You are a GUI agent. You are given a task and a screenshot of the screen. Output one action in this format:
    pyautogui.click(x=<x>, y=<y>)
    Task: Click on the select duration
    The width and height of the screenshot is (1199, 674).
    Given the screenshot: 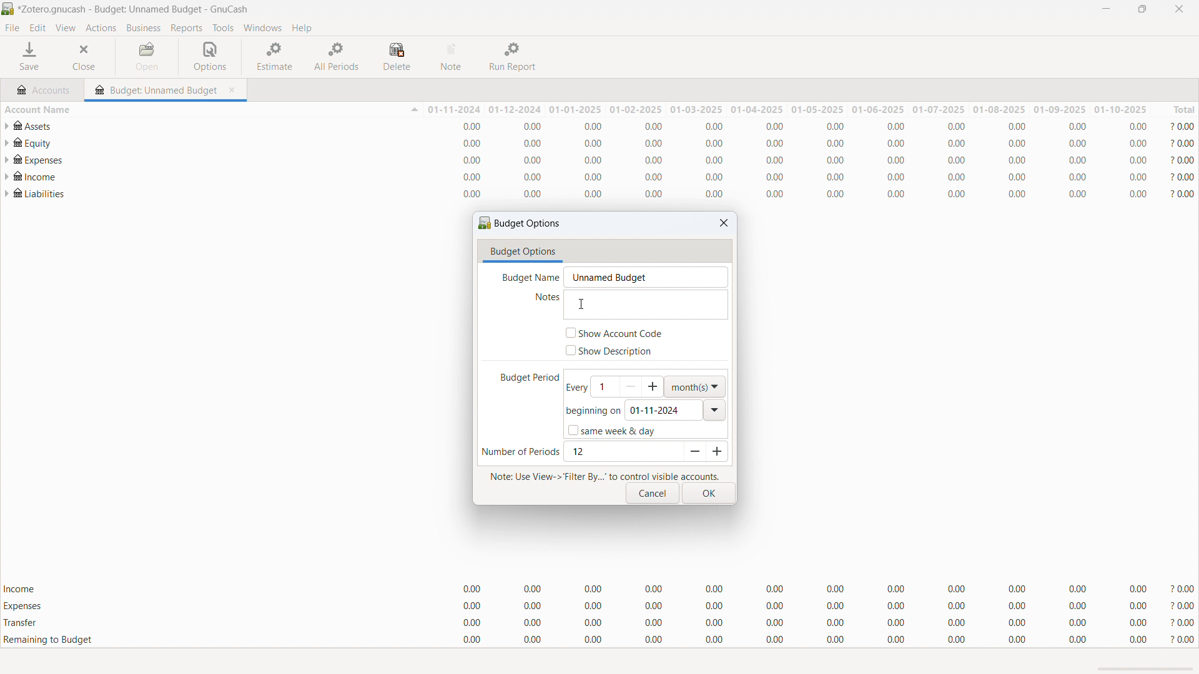 What is the action you would take?
    pyautogui.click(x=695, y=387)
    